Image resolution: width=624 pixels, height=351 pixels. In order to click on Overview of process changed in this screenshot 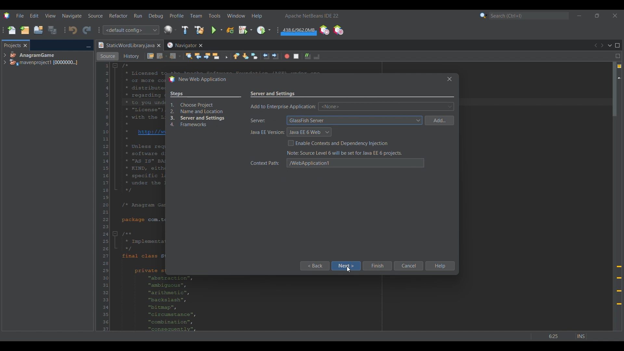, I will do `click(204, 108)`.